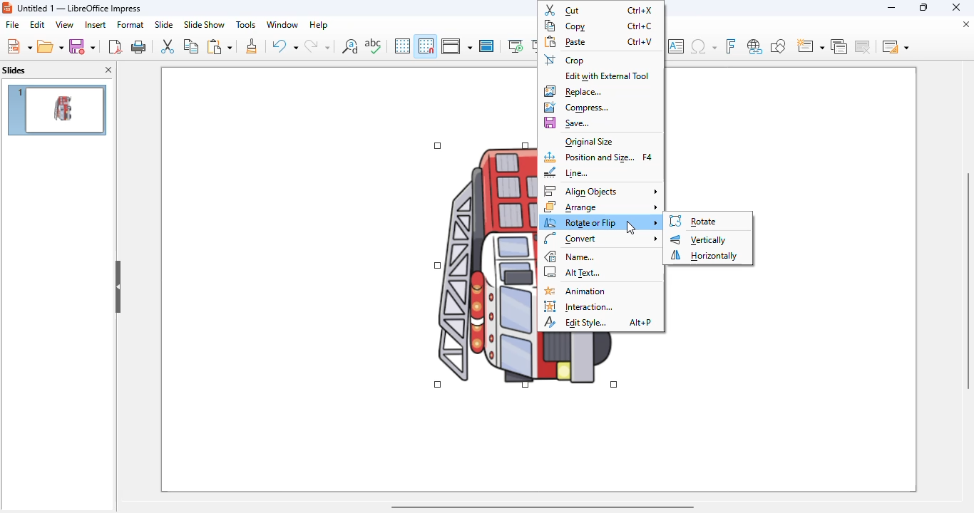 The width and height of the screenshot is (974, 513). What do you see at coordinates (317, 46) in the screenshot?
I see `redo` at bounding box center [317, 46].